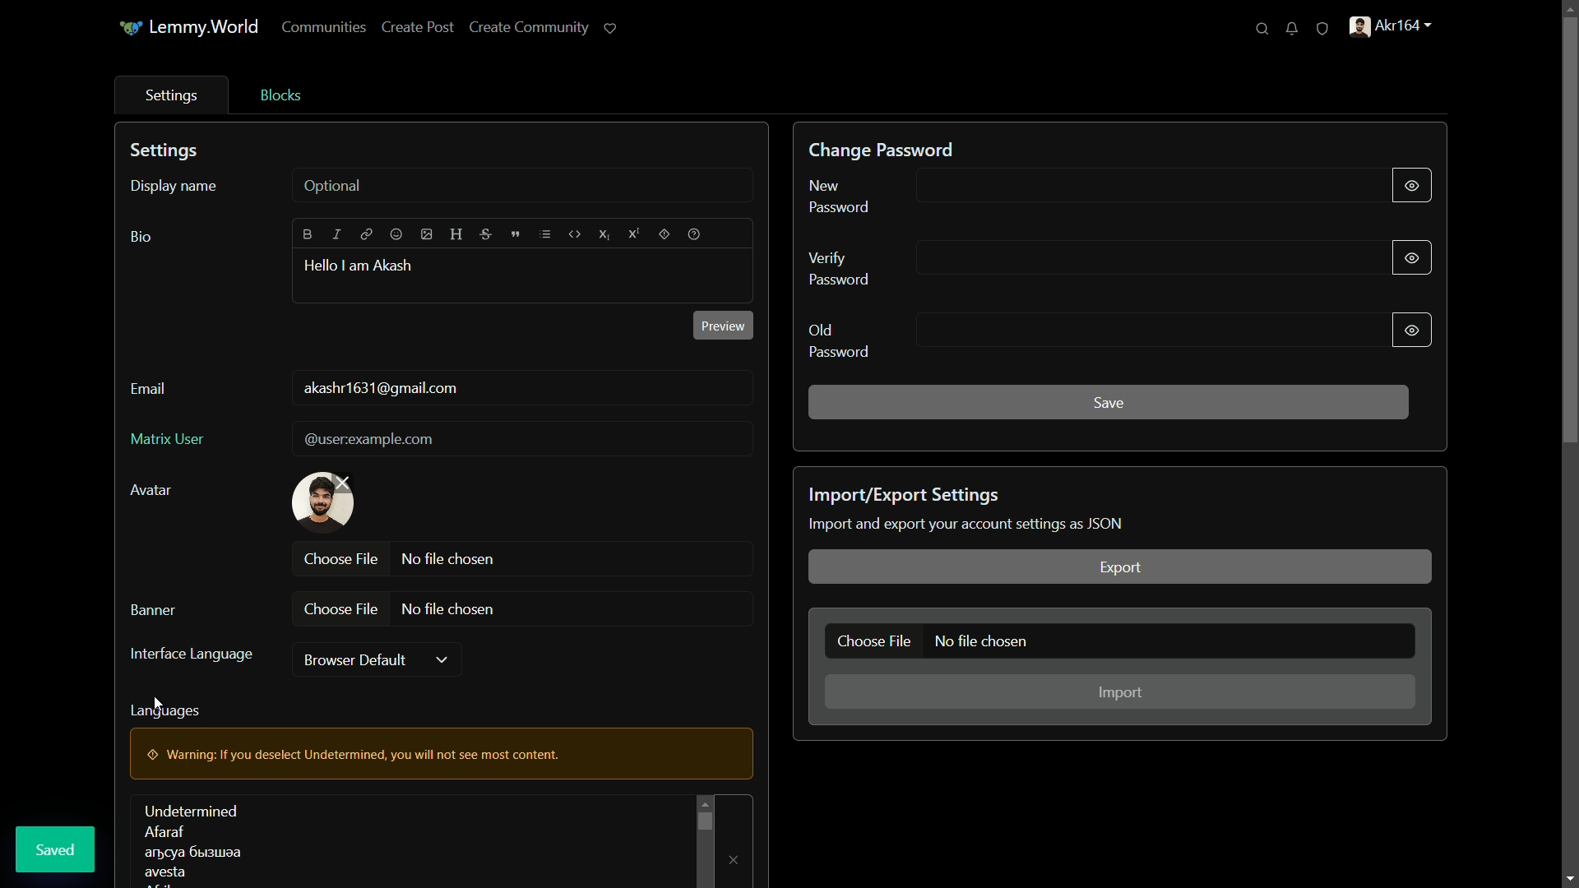 This screenshot has height=888, width=1579. What do you see at coordinates (604, 235) in the screenshot?
I see `subscript` at bounding box center [604, 235].